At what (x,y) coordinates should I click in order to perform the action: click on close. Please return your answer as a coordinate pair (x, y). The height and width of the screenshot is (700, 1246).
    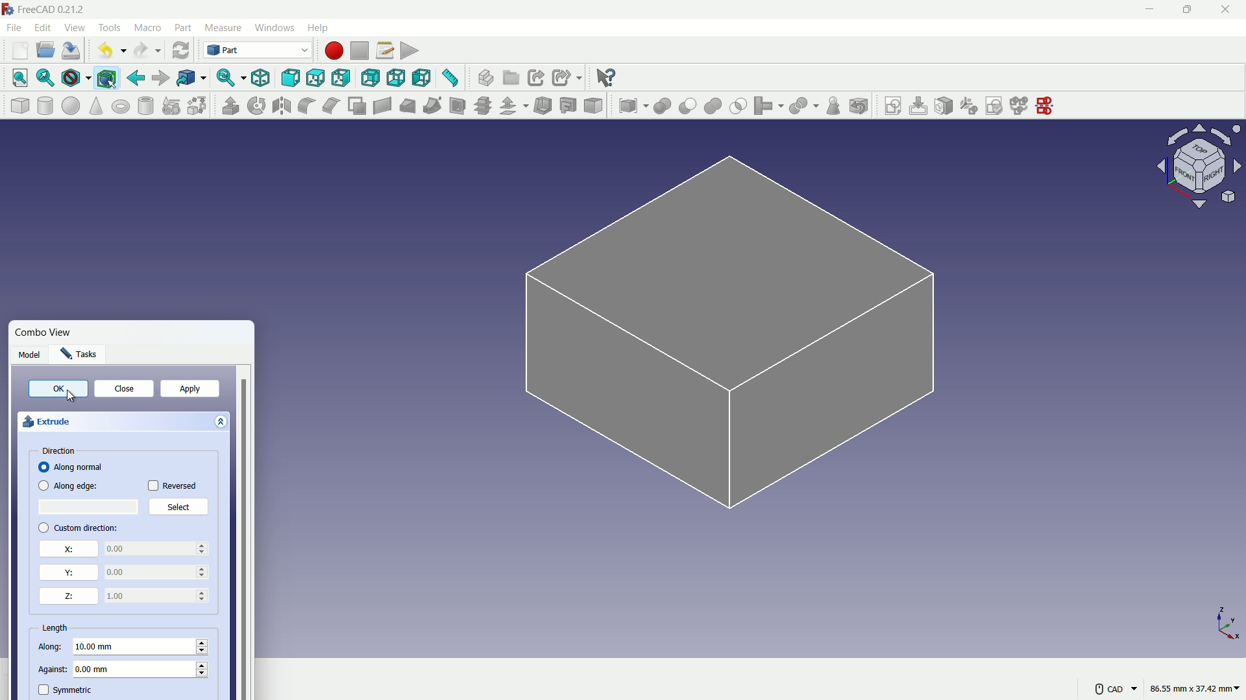
    Looking at the image, I should click on (1227, 11).